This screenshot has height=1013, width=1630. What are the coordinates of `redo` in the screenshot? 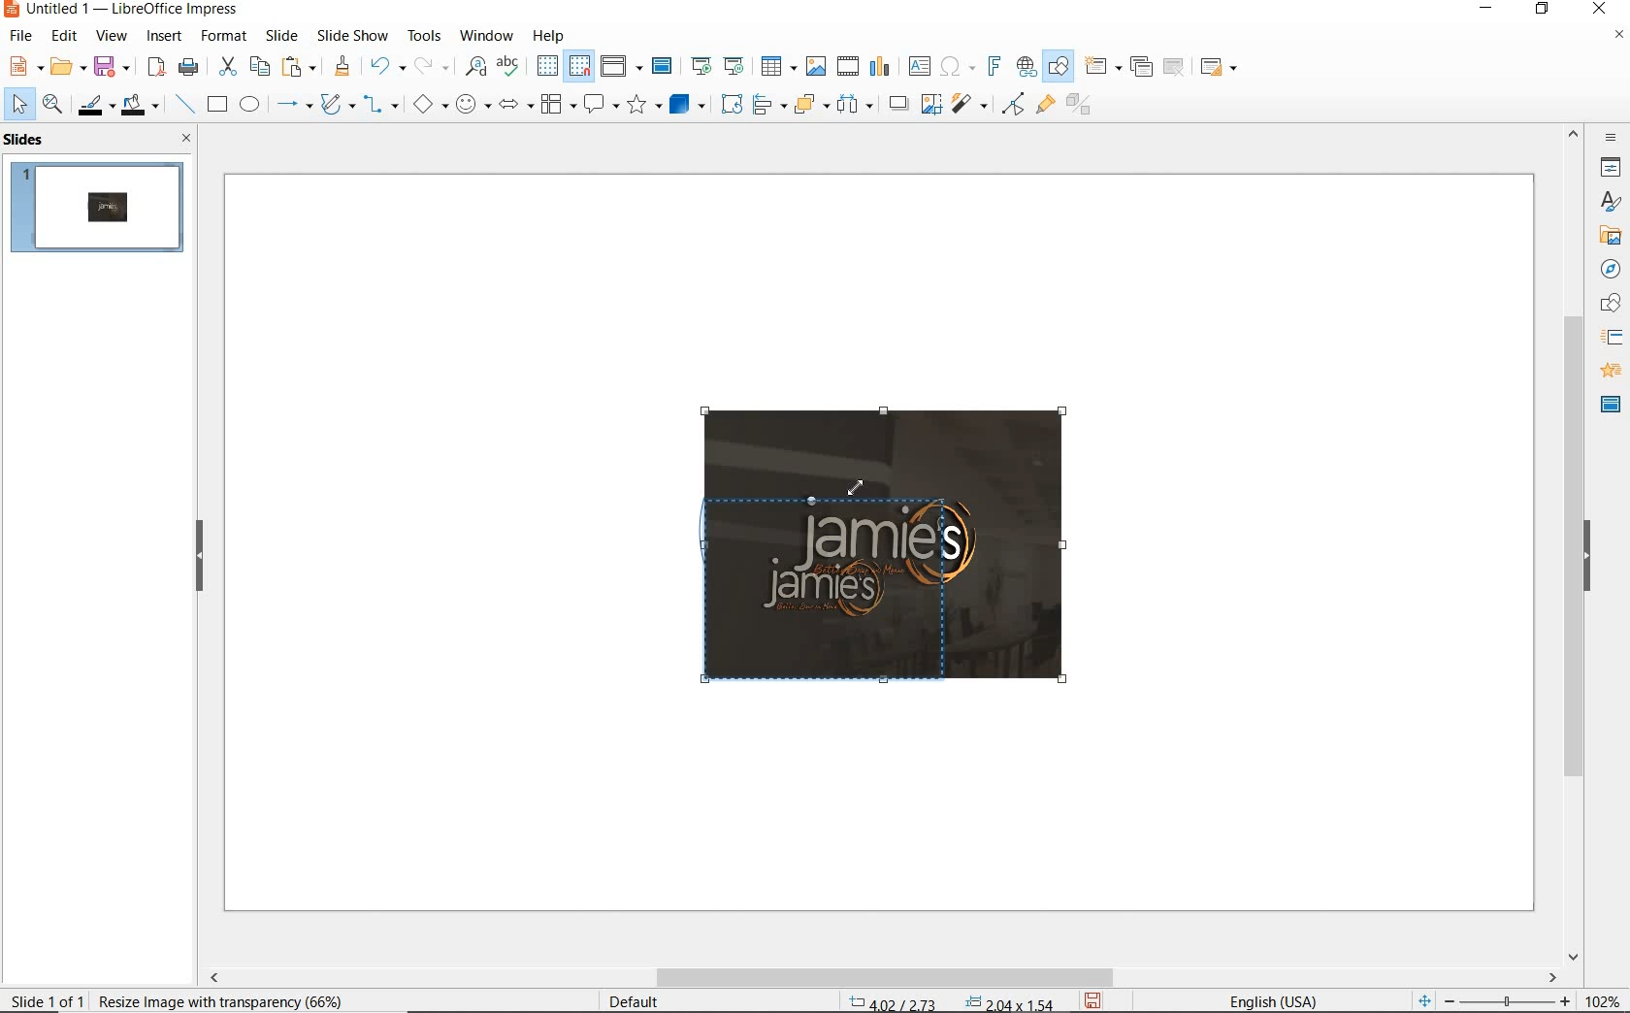 It's located at (431, 66).